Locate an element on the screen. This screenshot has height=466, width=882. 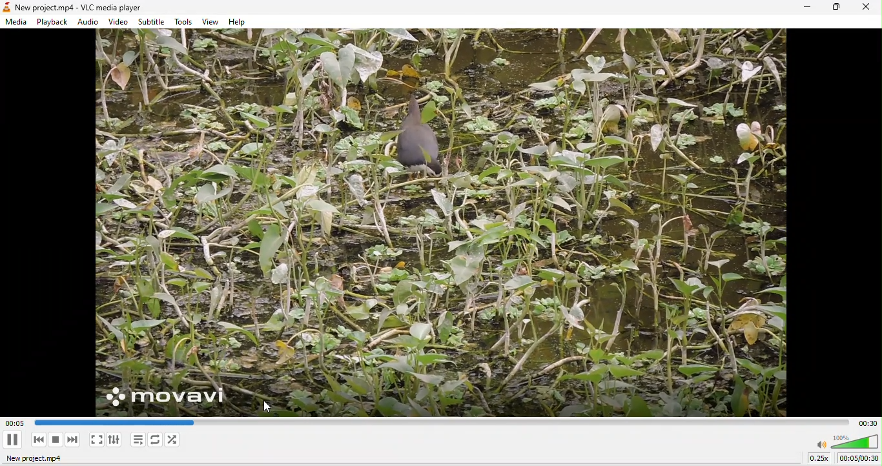
random is located at coordinates (177, 441).